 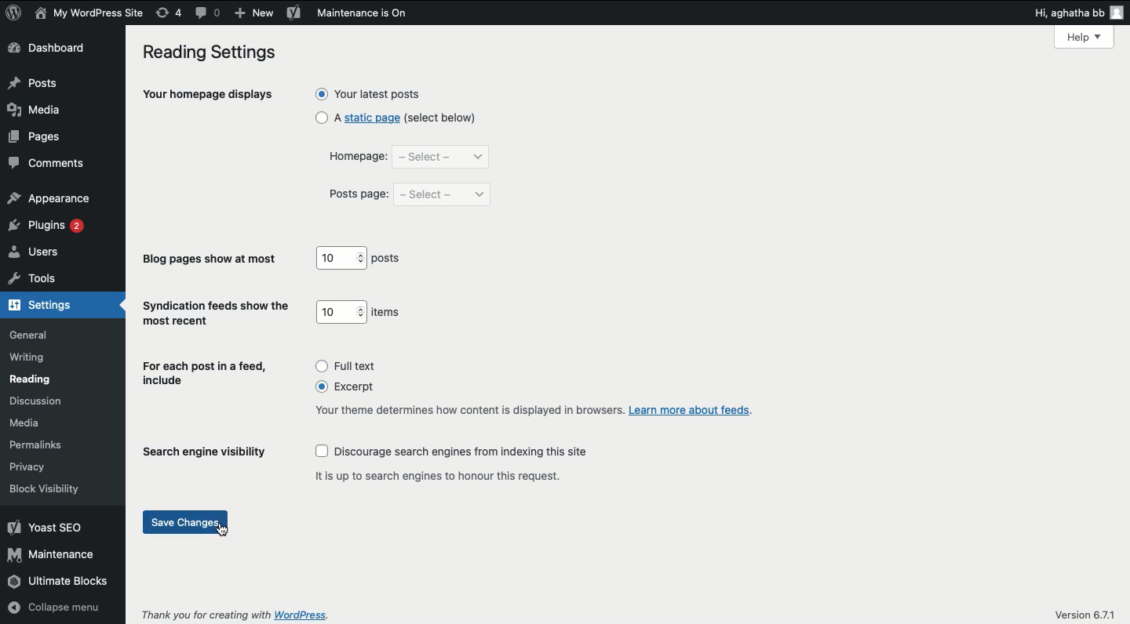 What do you see at coordinates (46, 224) in the screenshot?
I see `plugins 2` at bounding box center [46, 224].